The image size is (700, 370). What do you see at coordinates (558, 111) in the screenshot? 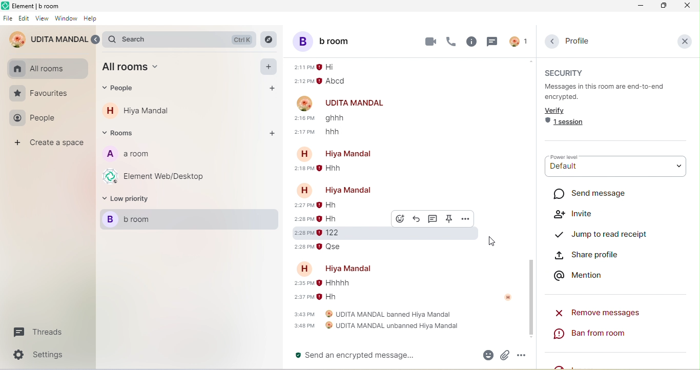
I see `verify` at bounding box center [558, 111].